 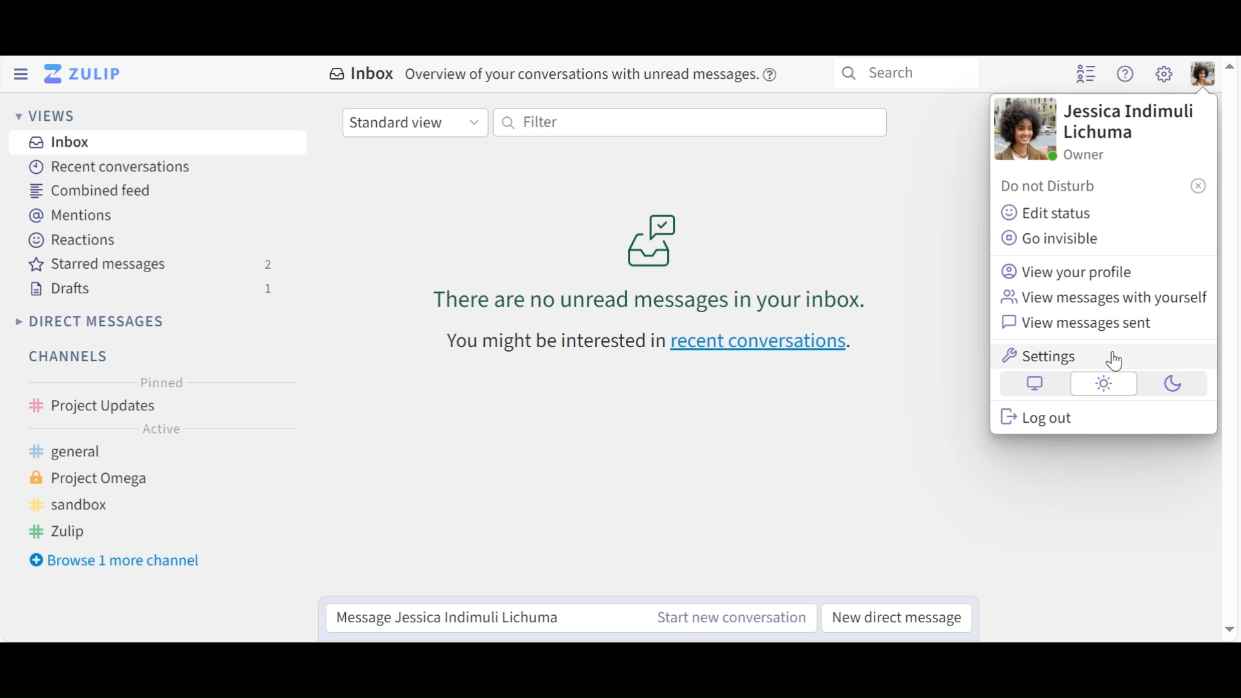 What do you see at coordinates (1054, 417) in the screenshot?
I see `log out` at bounding box center [1054, 417].